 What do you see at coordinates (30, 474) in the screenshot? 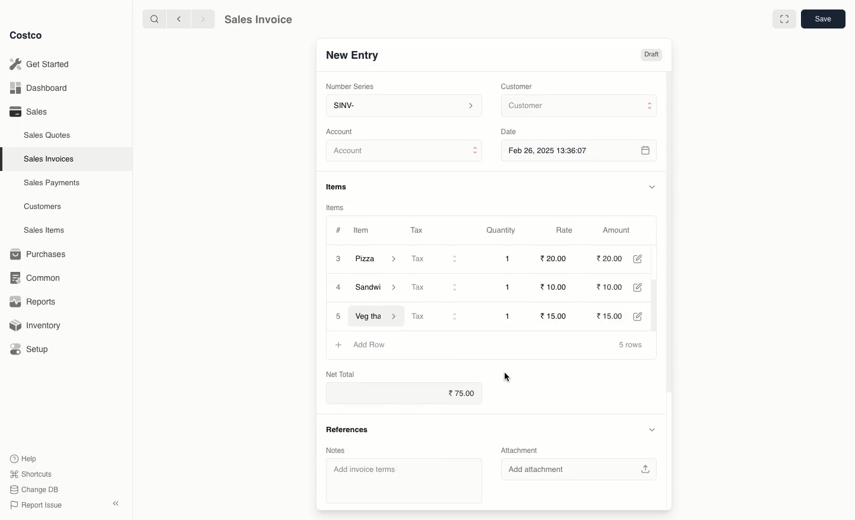
I see `Shortcuts` at bounding box center [30, 474].